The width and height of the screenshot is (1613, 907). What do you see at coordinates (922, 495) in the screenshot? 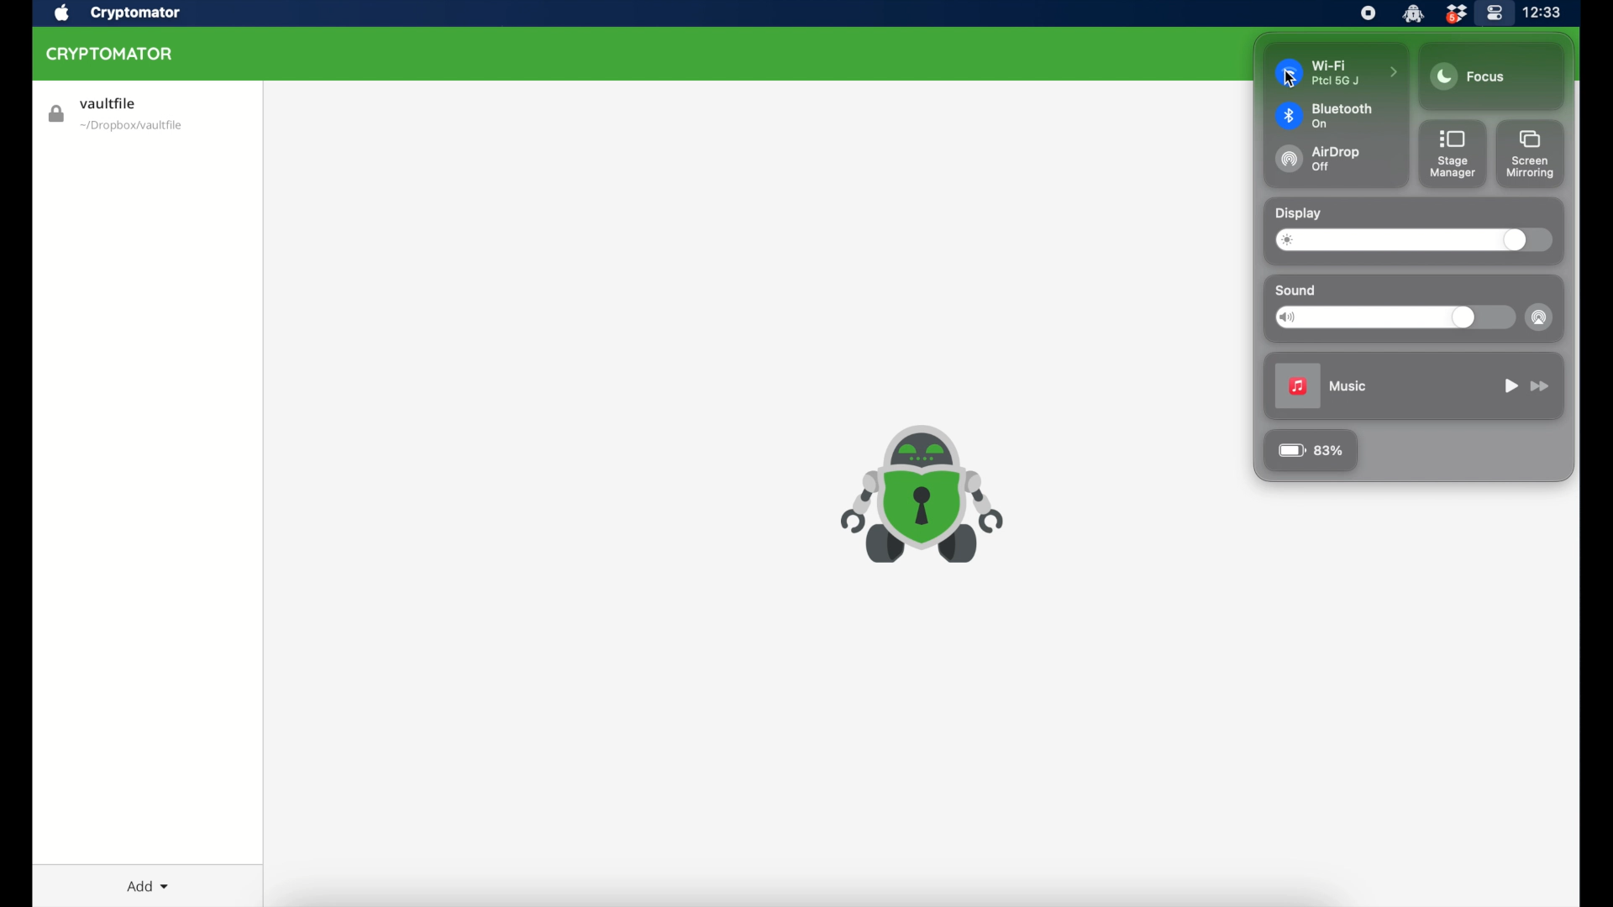
I see `cryptomator icon` at bounding box center [922, 495].